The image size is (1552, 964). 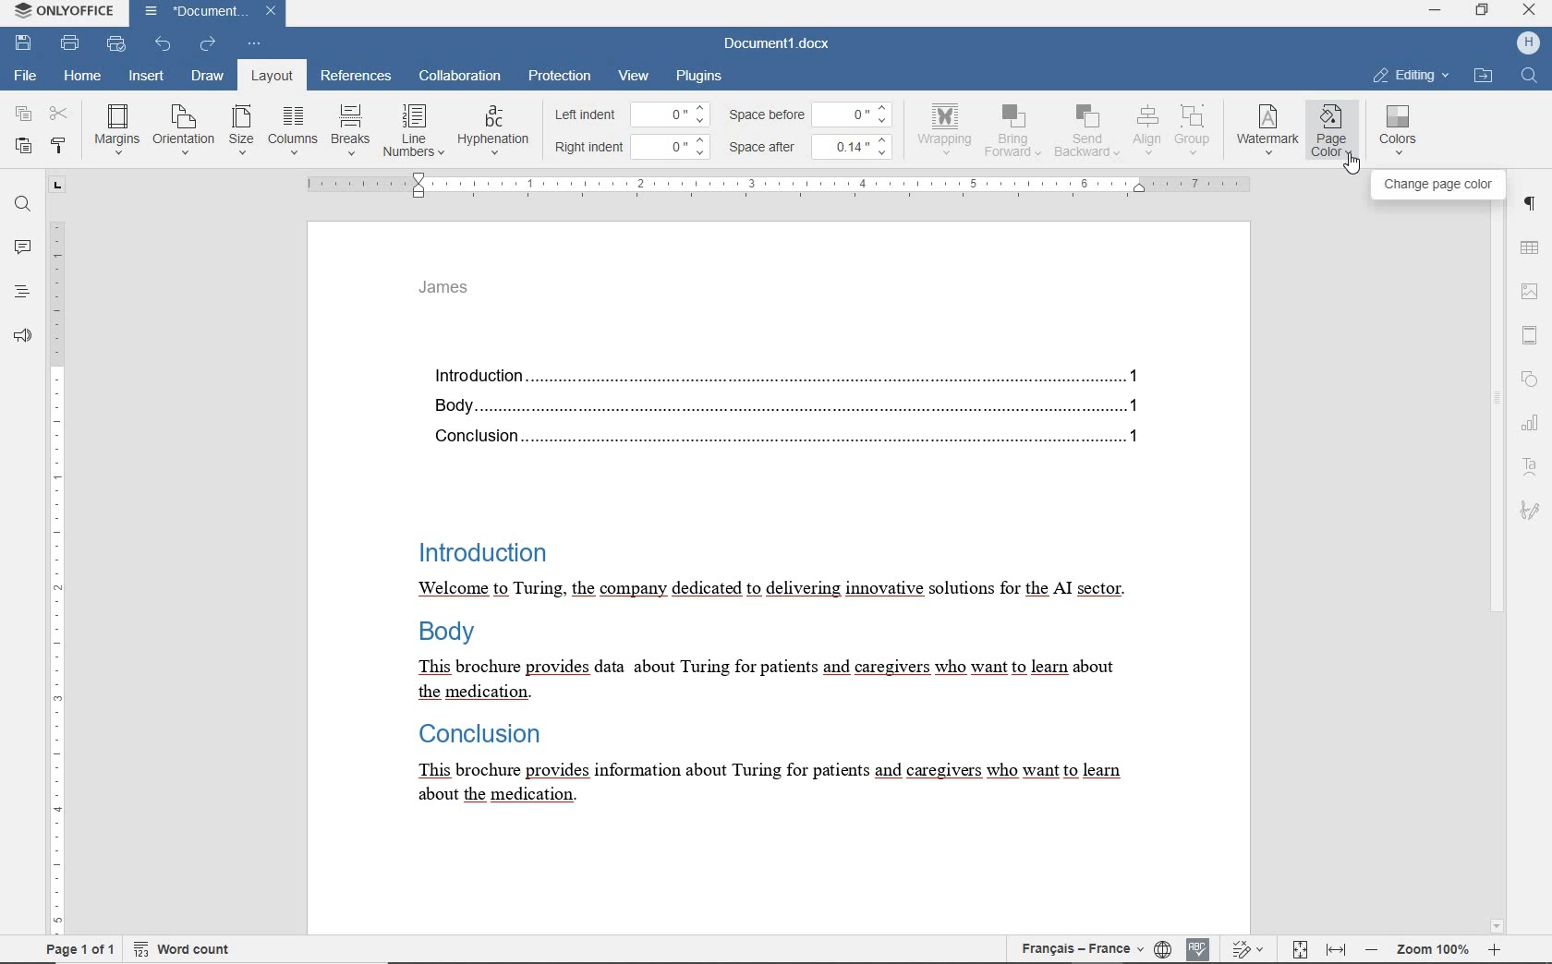 I want to click on profile, so click(x=1520, y=42).